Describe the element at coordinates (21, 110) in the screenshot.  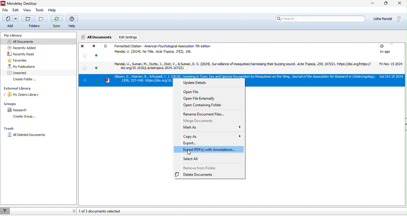
I see `research` at that location.